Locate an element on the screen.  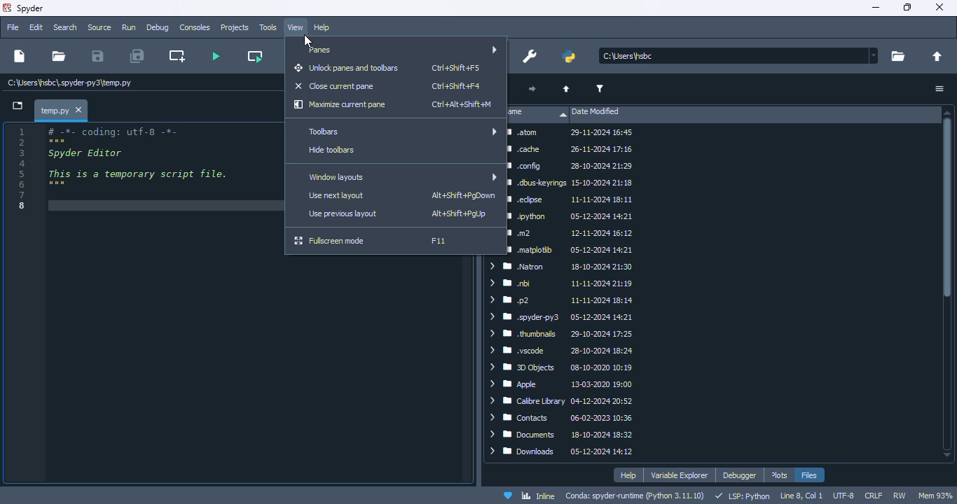
minimize is located at coordinates (874, 8).